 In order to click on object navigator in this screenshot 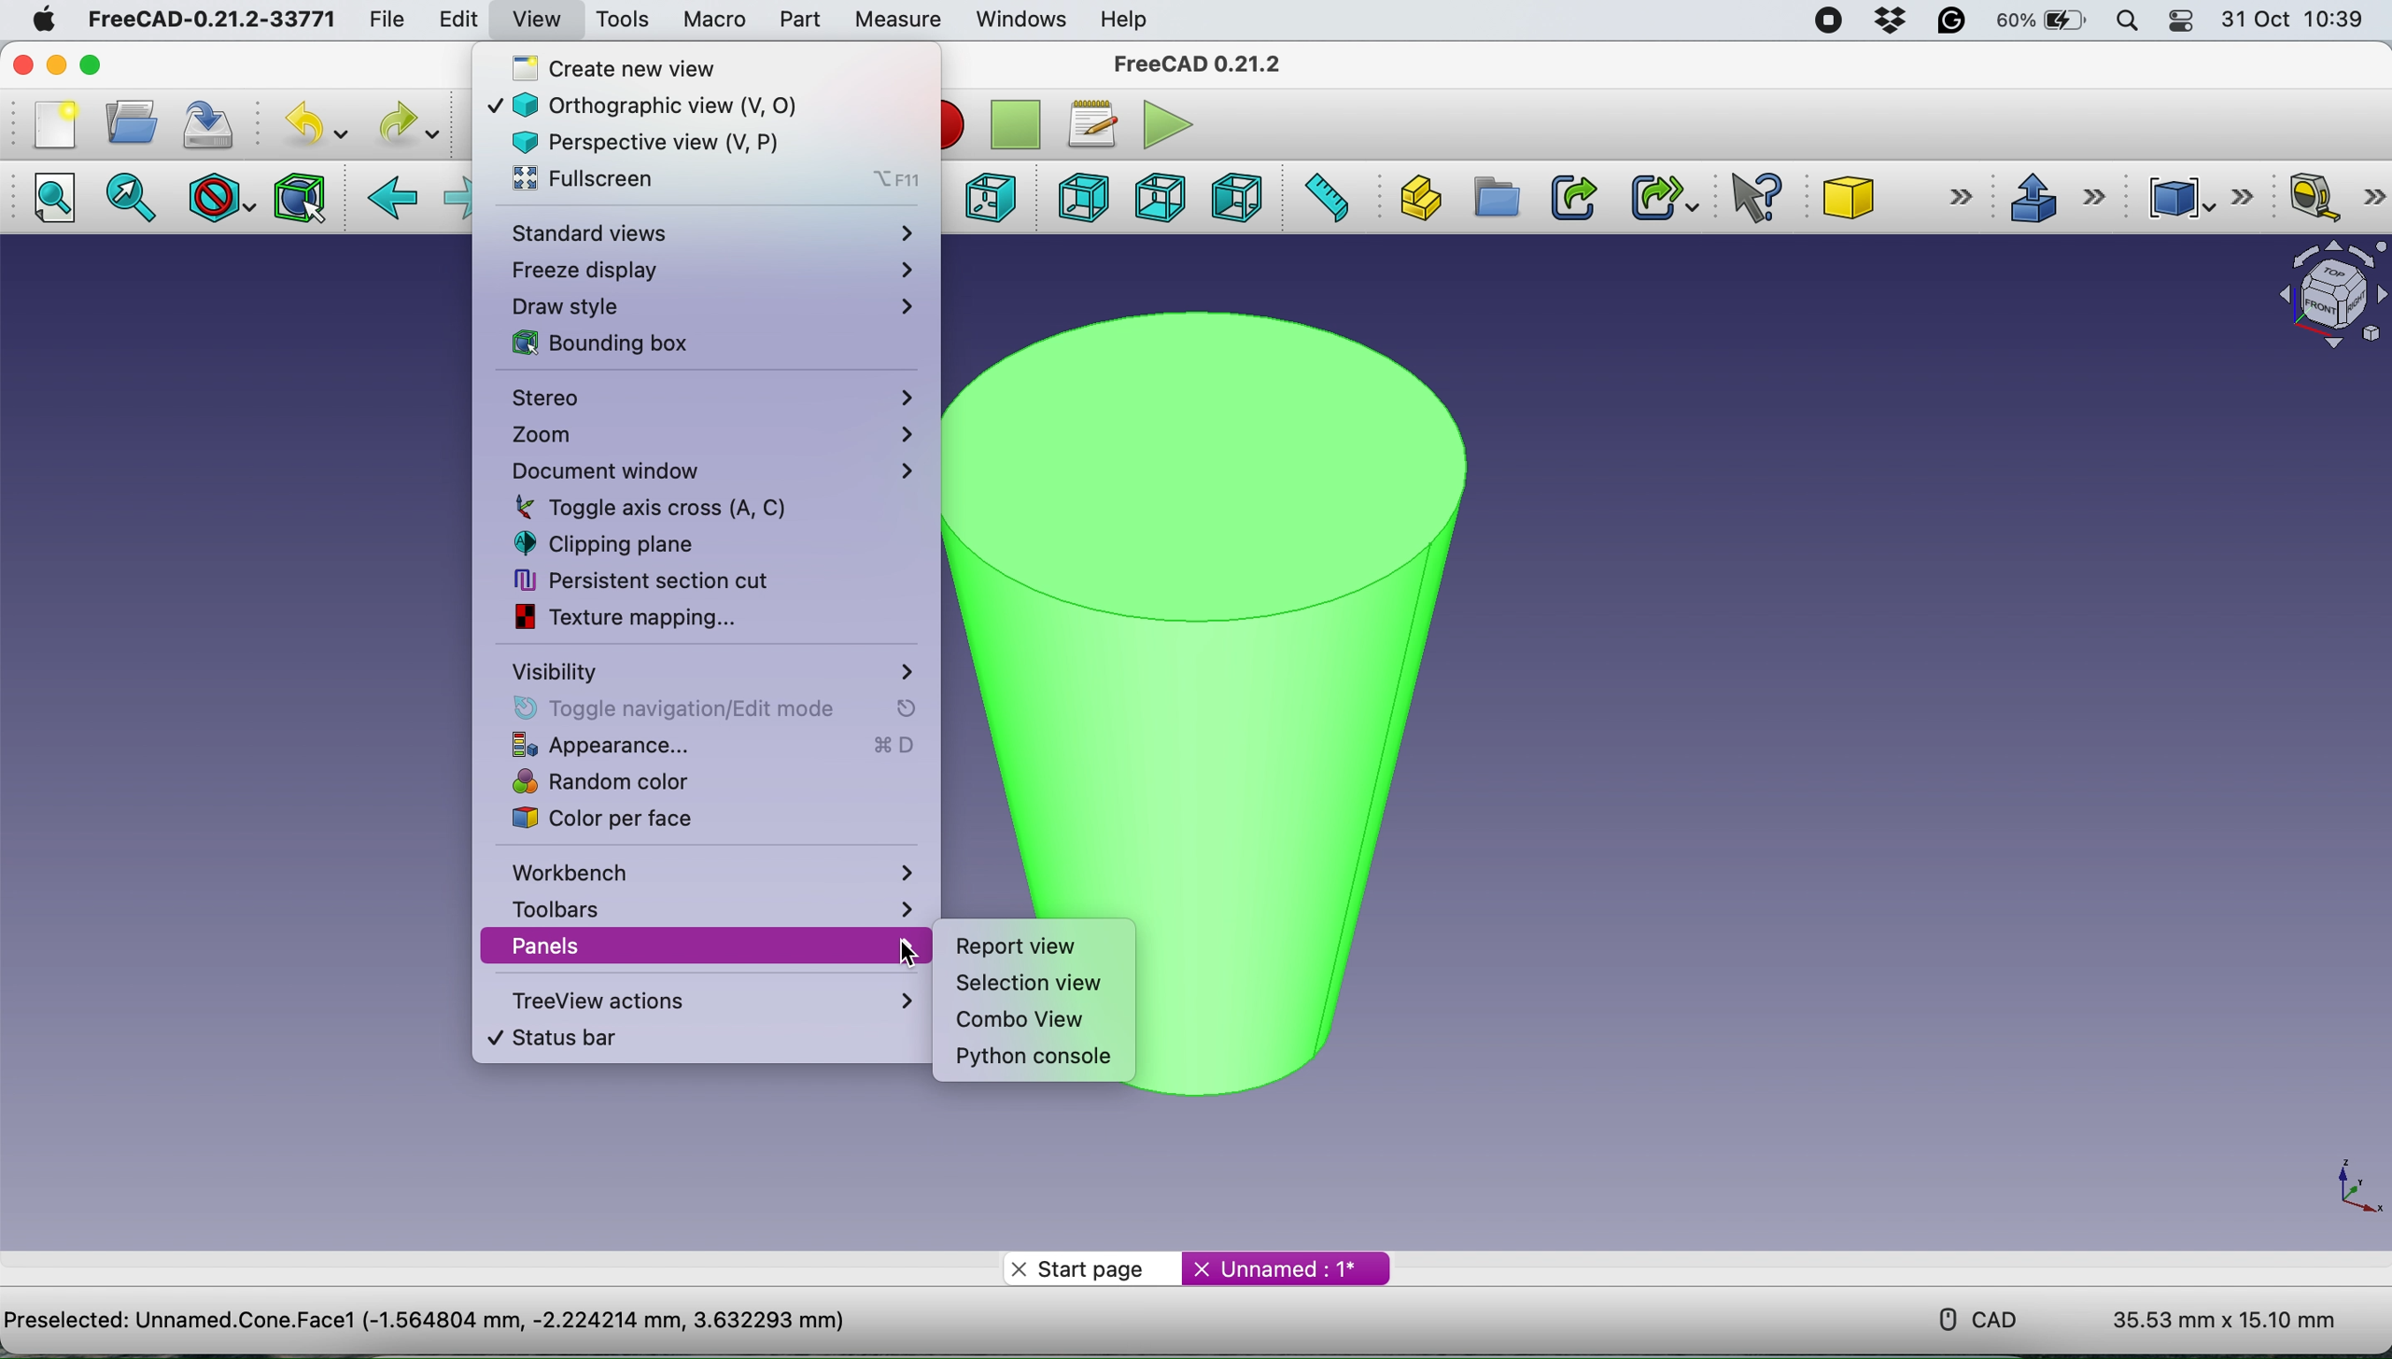, I will do `click(2322, 295)`.